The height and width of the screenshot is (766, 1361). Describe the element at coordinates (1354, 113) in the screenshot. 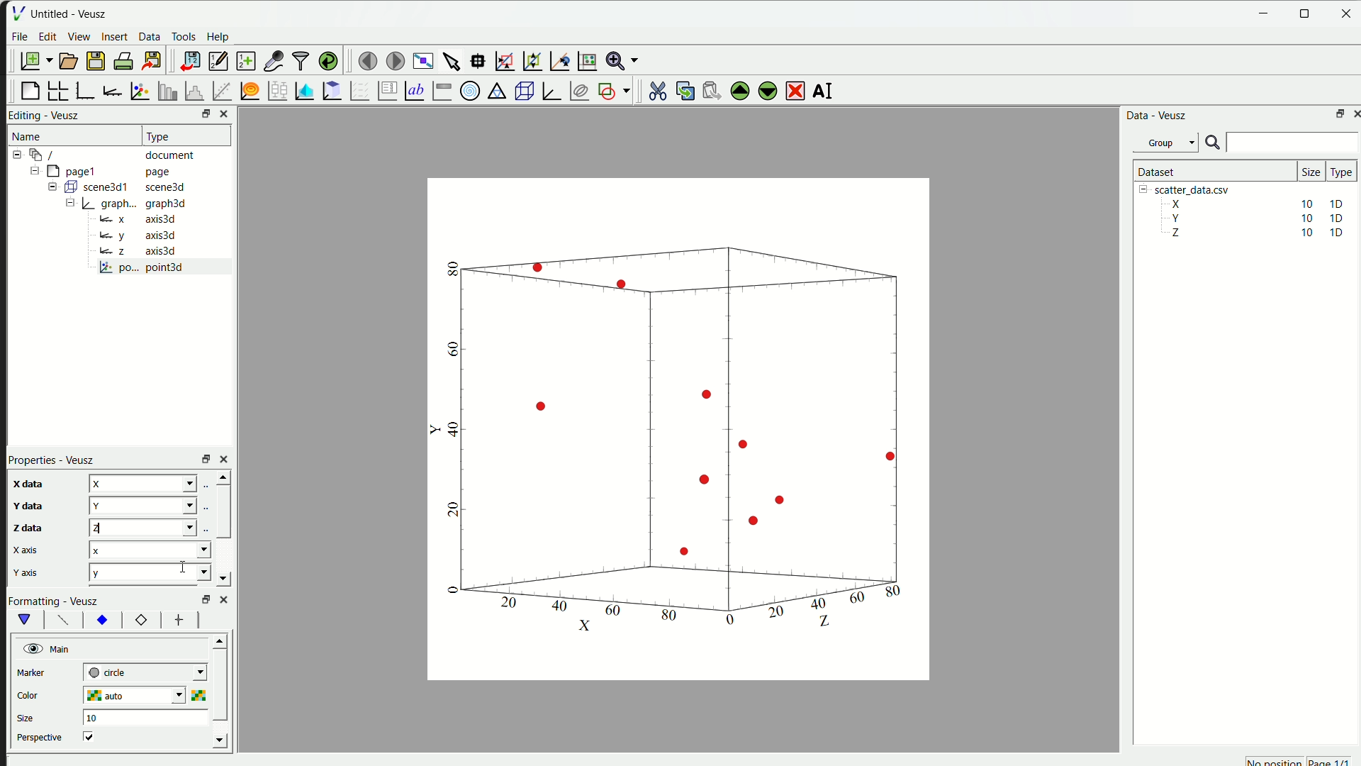

I see `close` at that location.